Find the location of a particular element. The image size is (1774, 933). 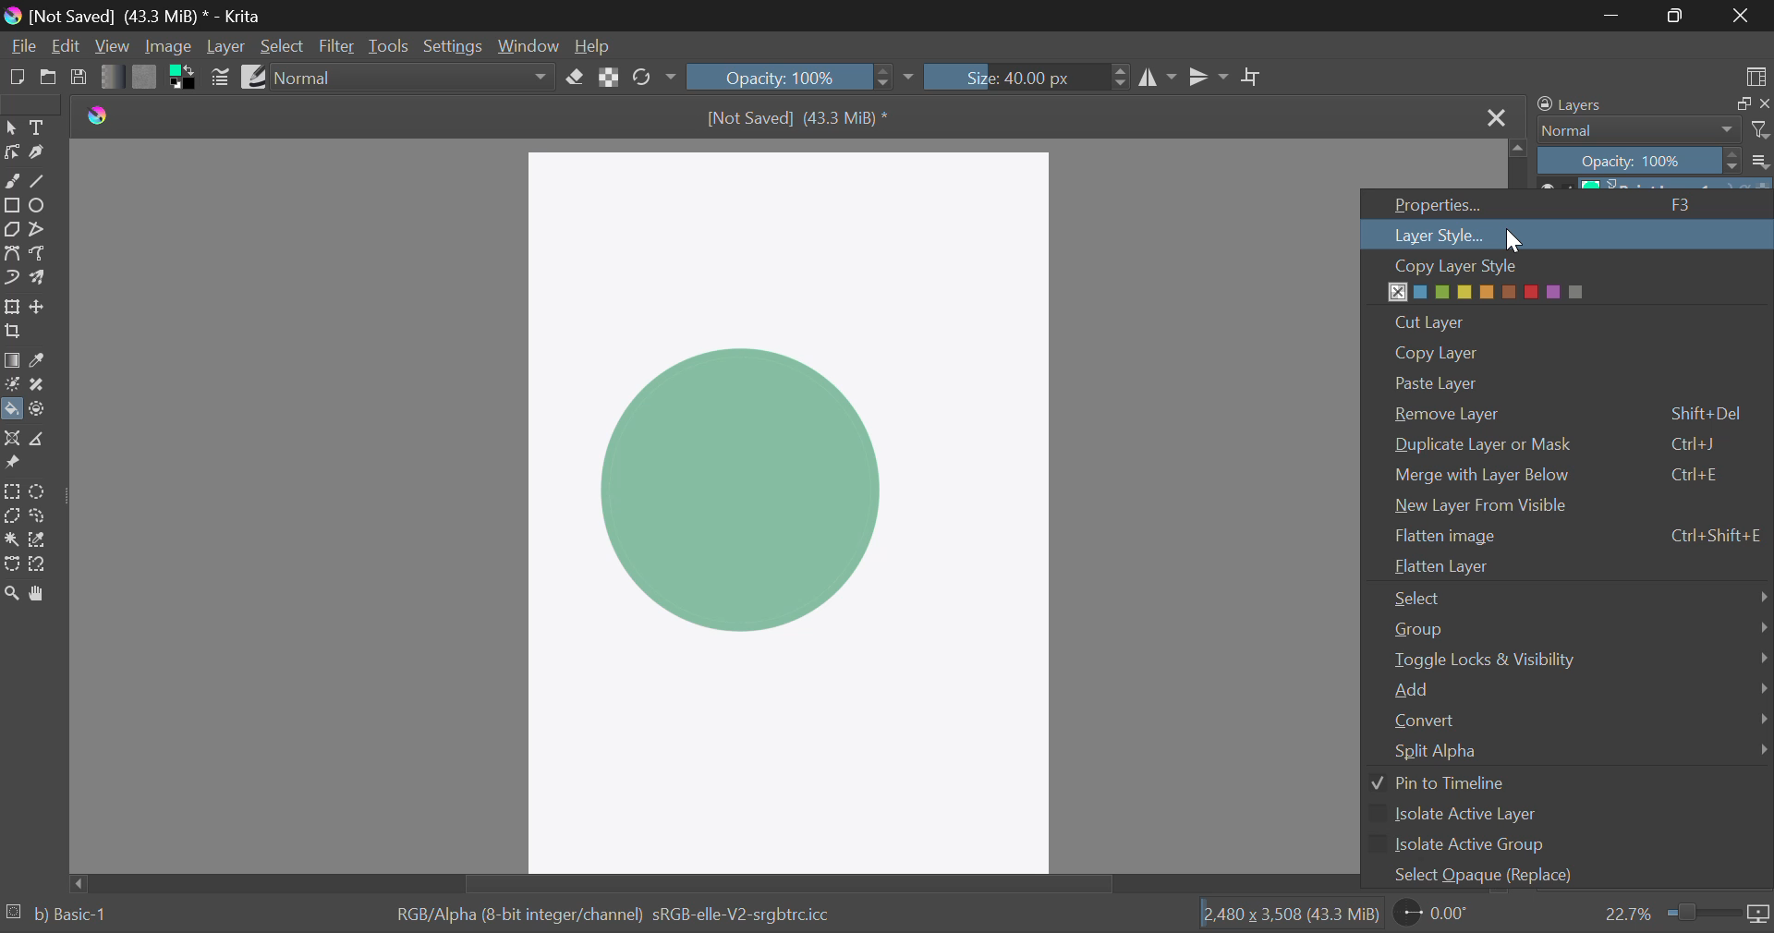

Toggle Locks & Visibility is located at coordinates (1576, 657).